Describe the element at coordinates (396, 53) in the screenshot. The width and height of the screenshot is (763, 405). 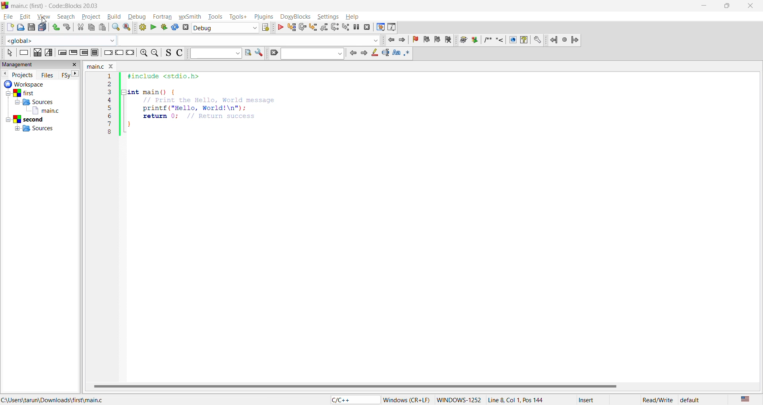
I see `match case` at that location.